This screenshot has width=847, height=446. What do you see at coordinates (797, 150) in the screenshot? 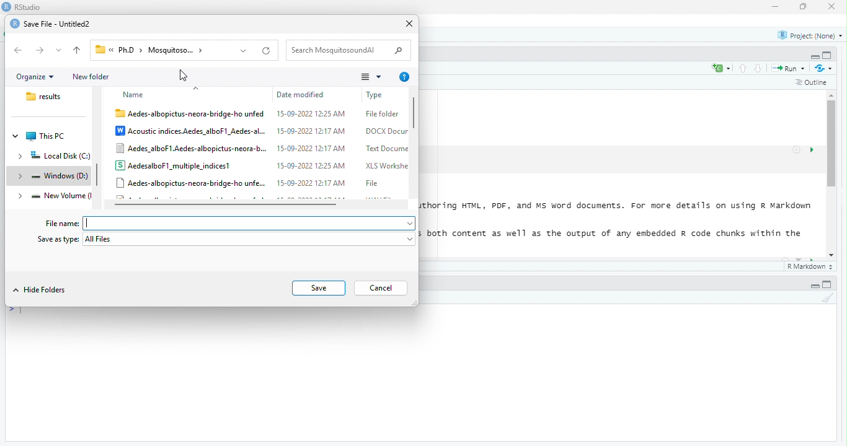
I see `Settings` at bounding box center [797, 150].